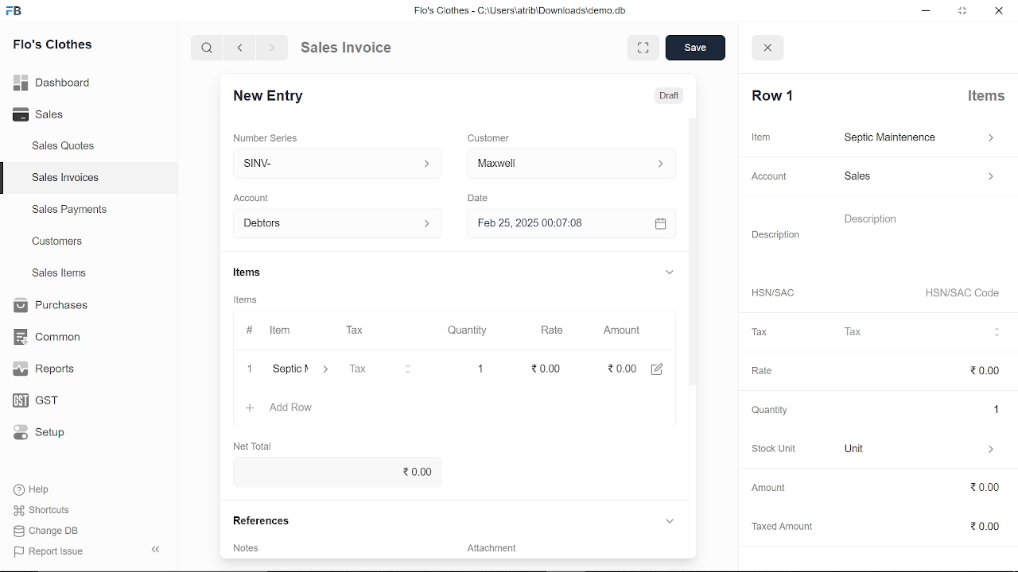 Image resolution: width=1018 pixels, height=572 pixels. What do you see at coordinates (43, 510) in the screenshot?
I see `Shortcuts` at bounding box center [43, 510].